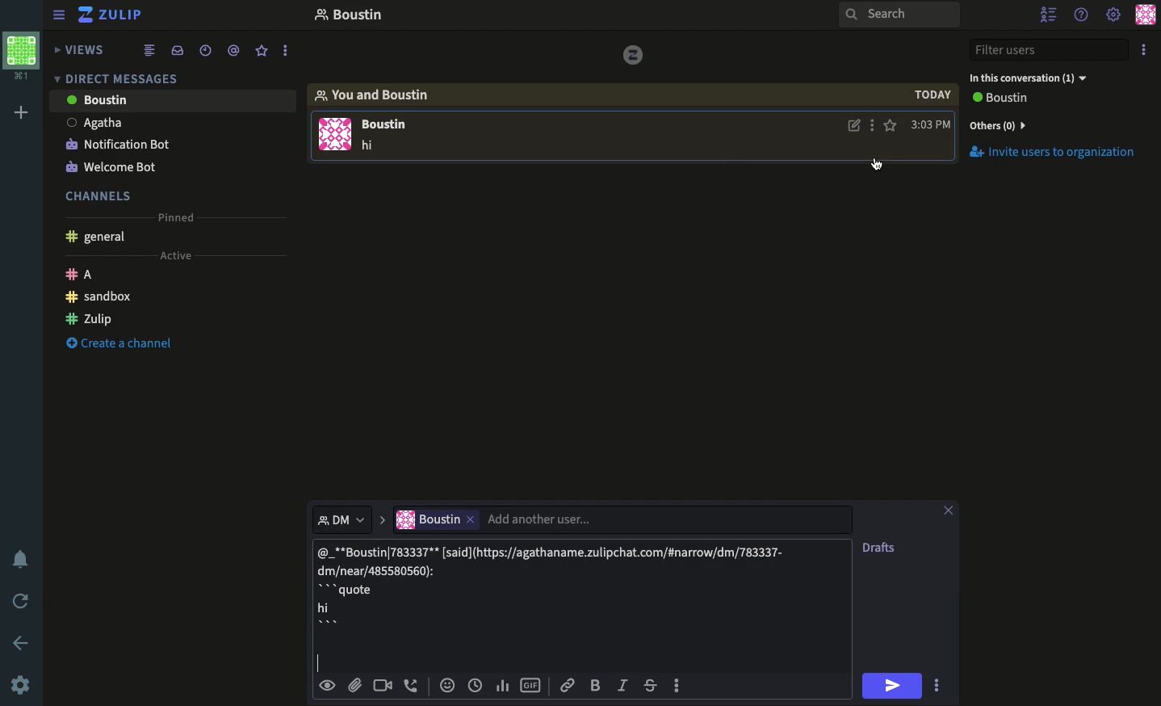 This screenshot has height=706, width=1161. I want to click on Channels, so click(101, 194).